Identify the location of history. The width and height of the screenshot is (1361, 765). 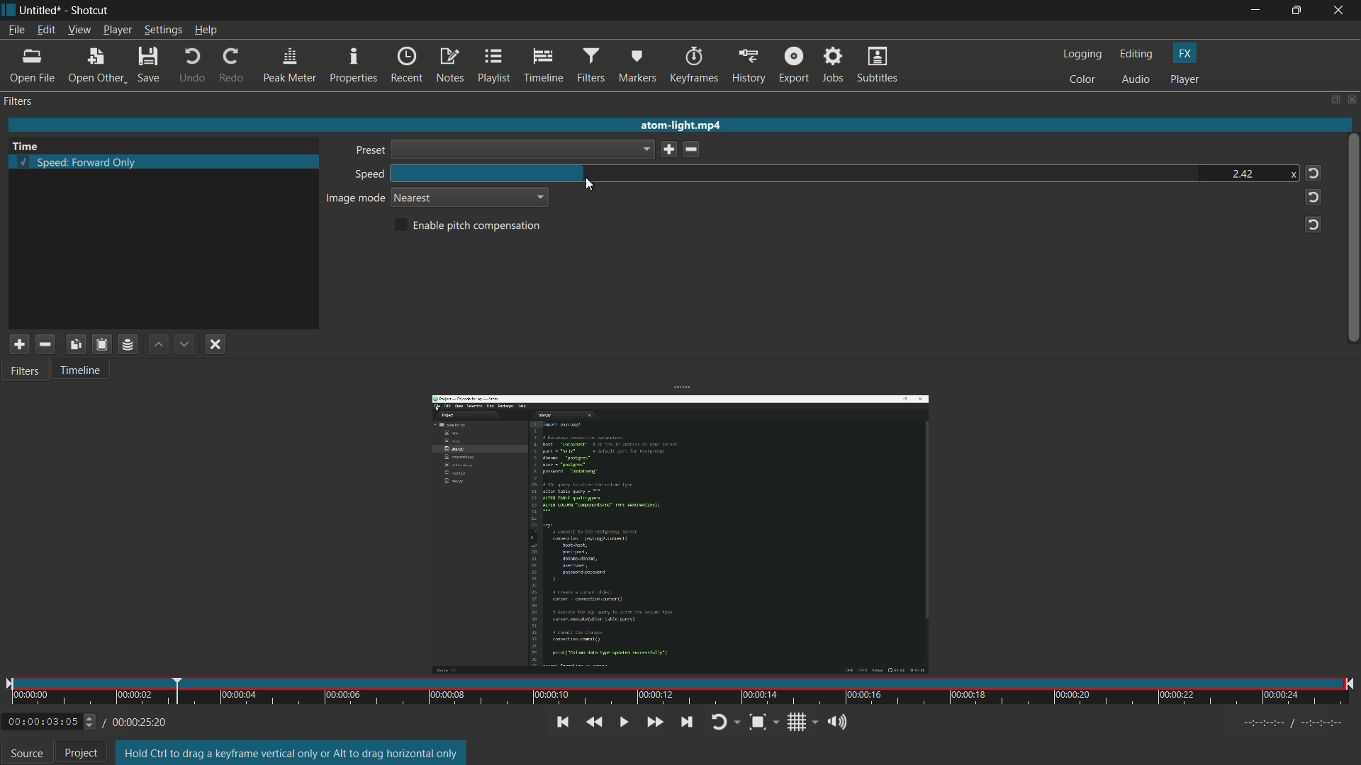
(748, 66).